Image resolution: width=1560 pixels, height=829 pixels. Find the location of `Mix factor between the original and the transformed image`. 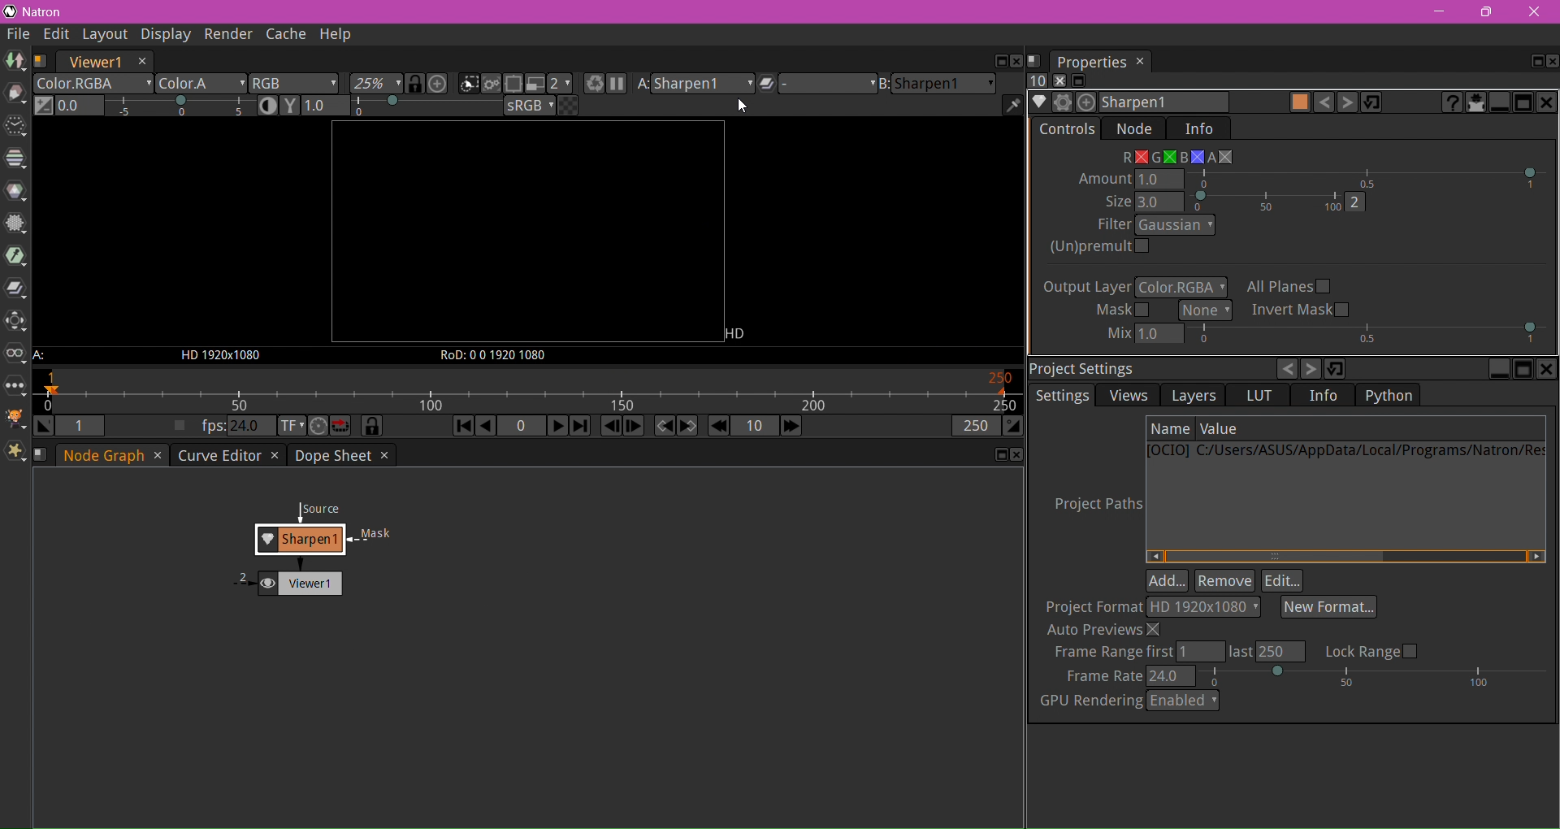

Mix factor between the original and the transformed image is located at coordinates (1323, 336).